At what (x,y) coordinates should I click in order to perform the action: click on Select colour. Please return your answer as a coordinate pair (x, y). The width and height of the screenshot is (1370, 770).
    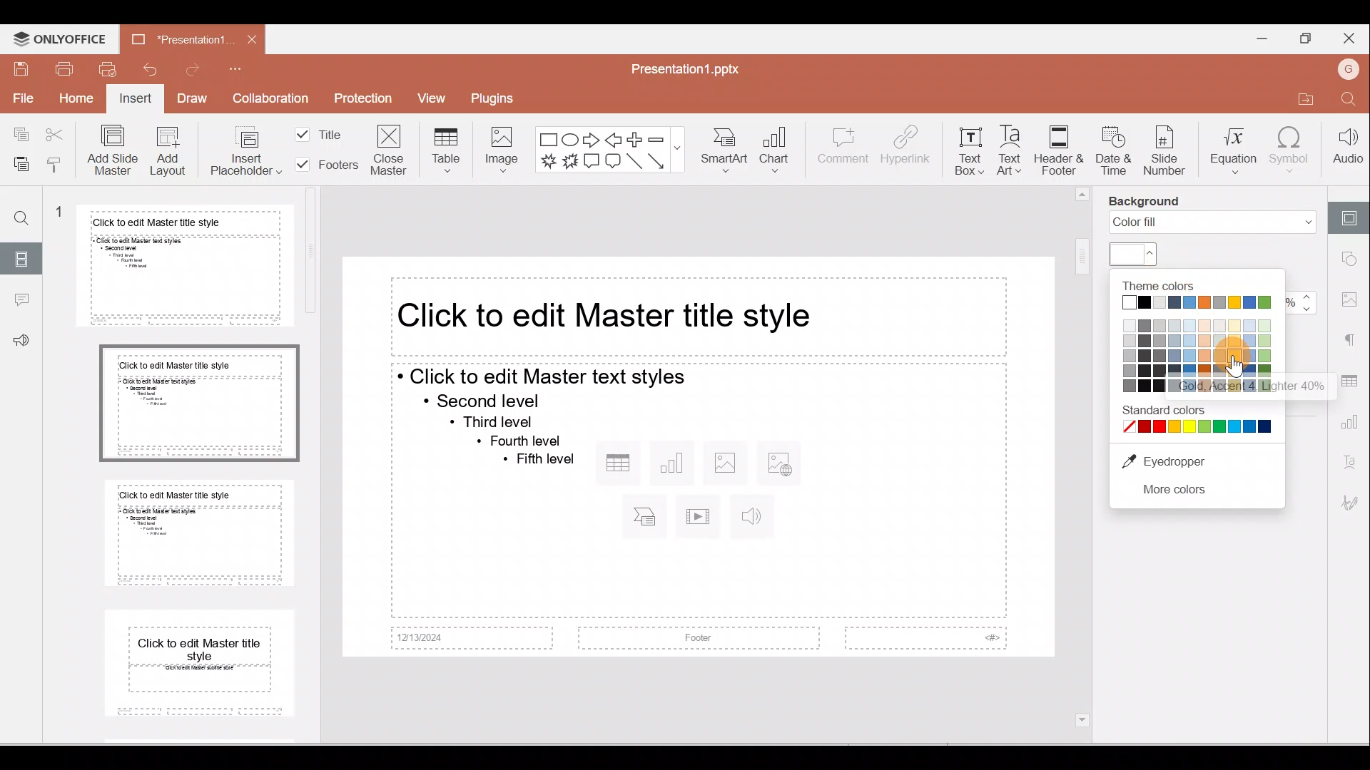
    Looking at the image, I should click on (1134, 254).